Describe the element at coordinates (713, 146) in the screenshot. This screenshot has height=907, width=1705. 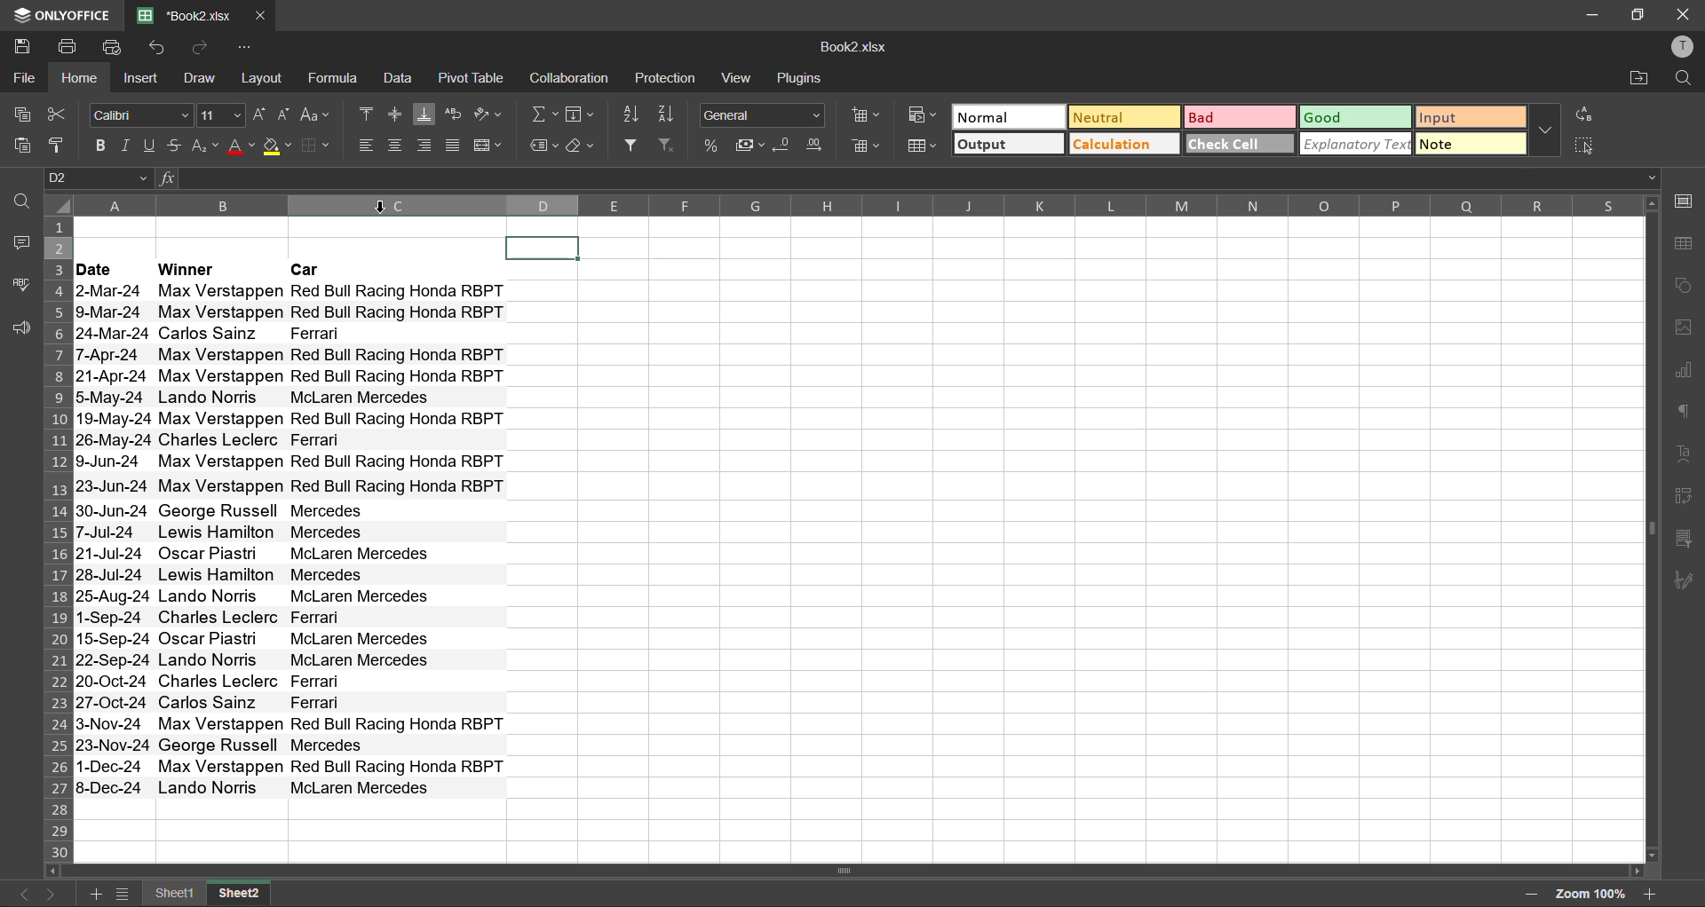
I see `percent` at that location.